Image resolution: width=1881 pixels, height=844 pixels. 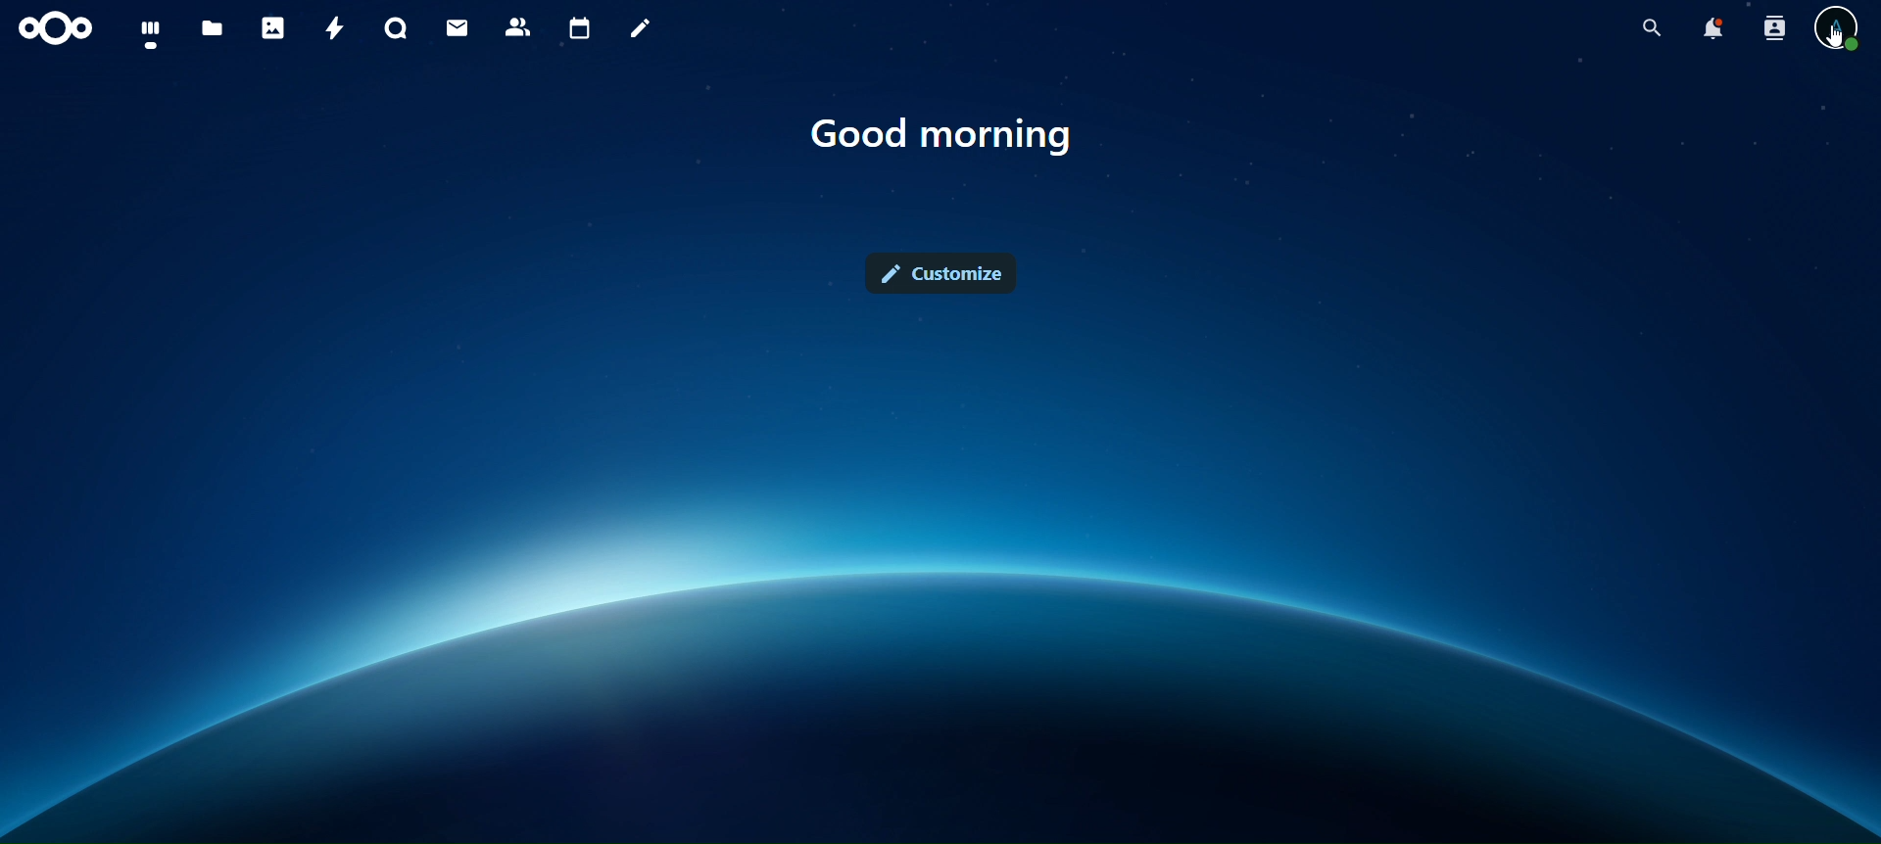 What do you see at coordinates (154, 33) in the screenshot?
I see `dashboard` at bounding box center [154, 33].